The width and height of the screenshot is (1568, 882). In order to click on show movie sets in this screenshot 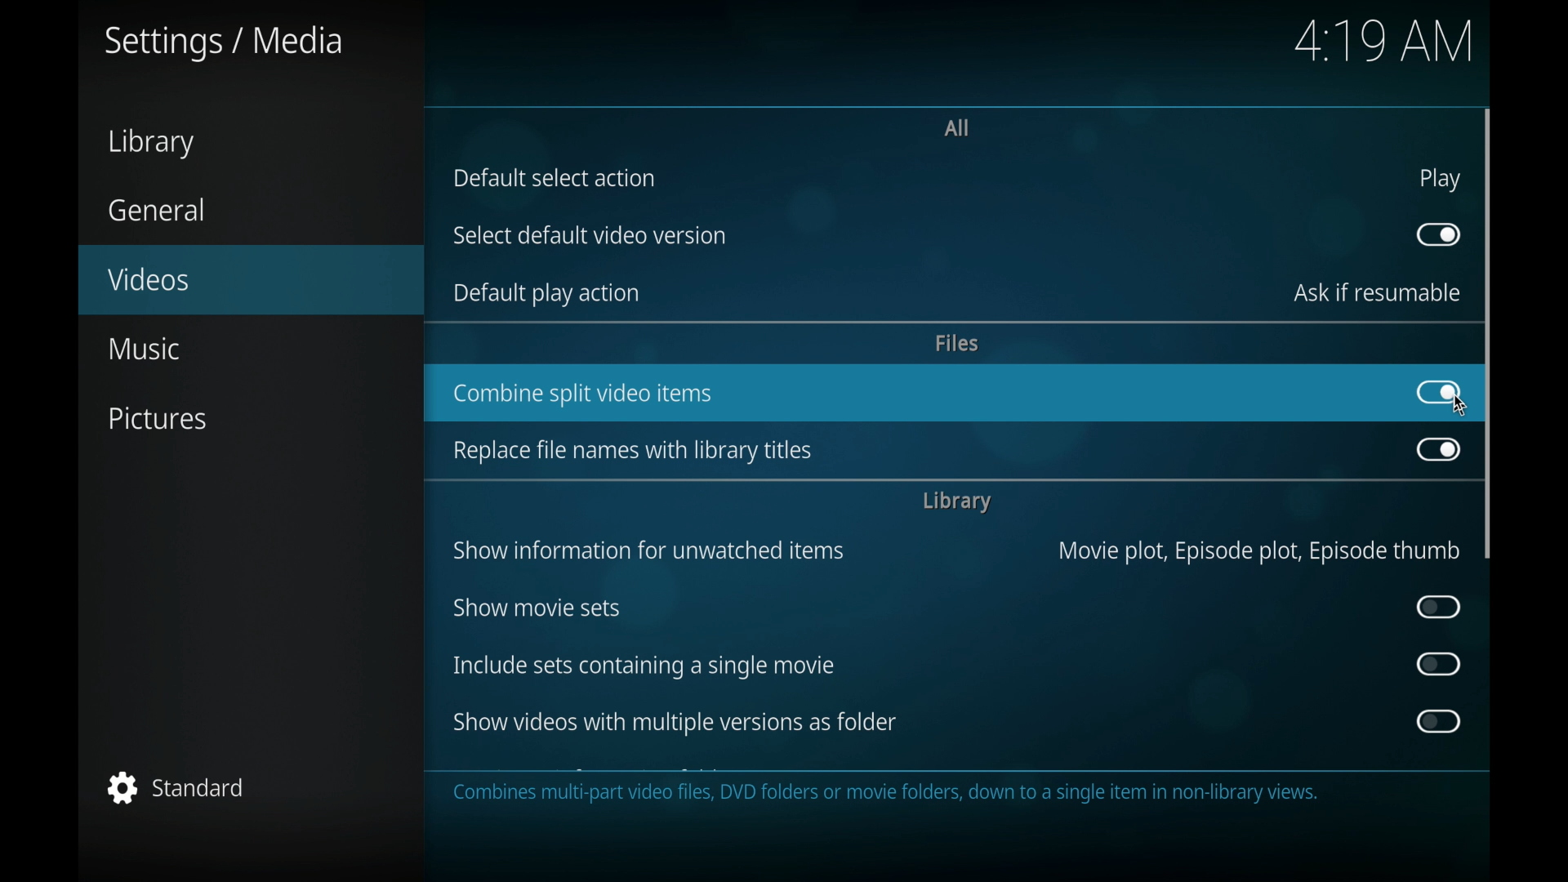, I will do `click(535, 608)`.